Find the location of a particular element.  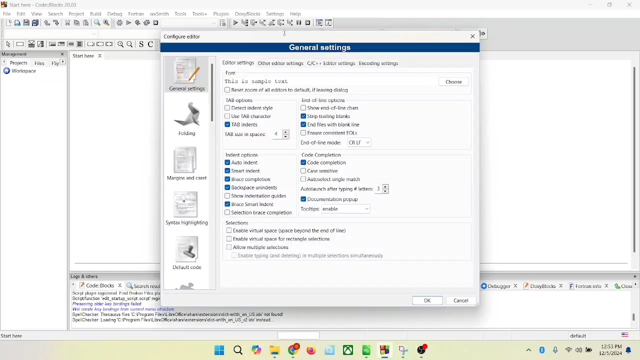

TAB indents is located at coordinates (240, 124).